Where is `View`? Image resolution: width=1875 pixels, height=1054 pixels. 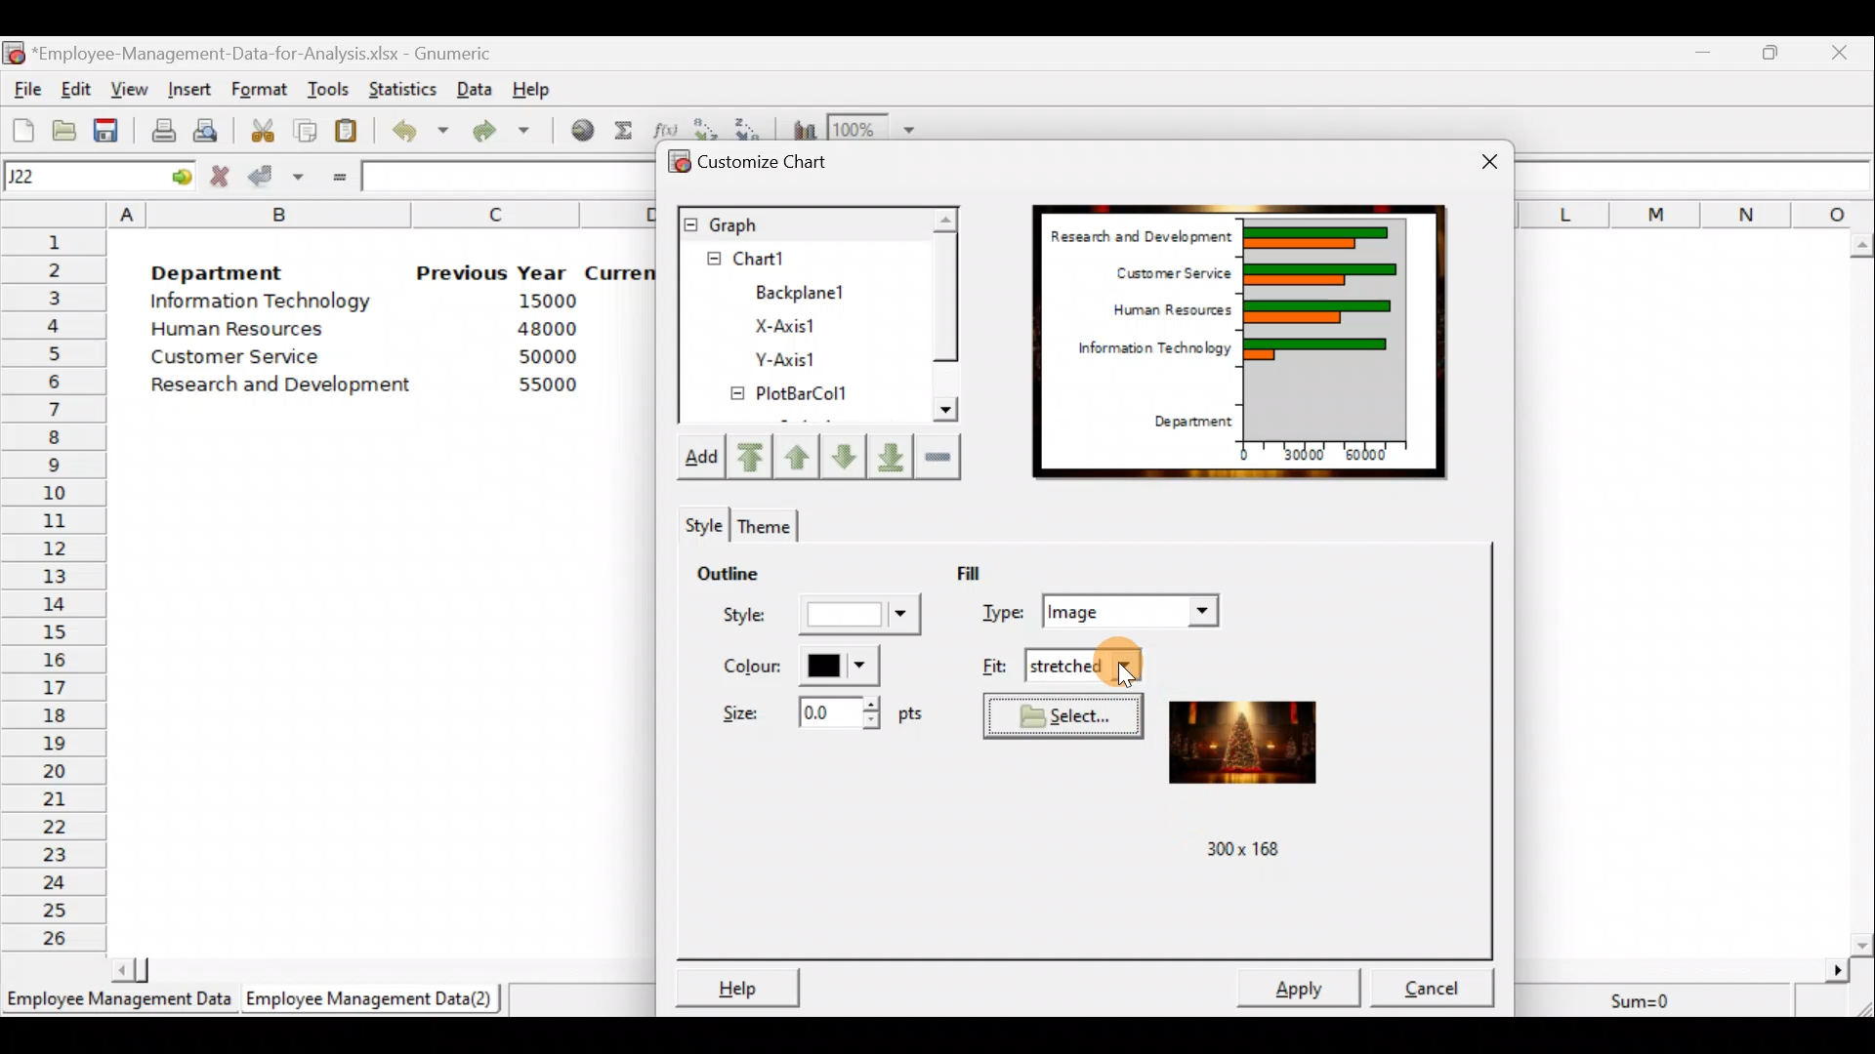
View is located at coordinates (130, 88).